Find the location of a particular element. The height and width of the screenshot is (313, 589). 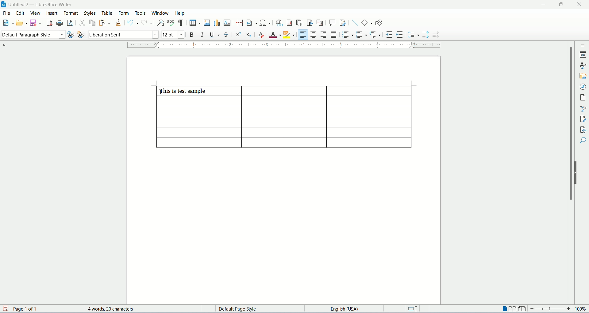

clone formatting is located at coordinates (119, 22).